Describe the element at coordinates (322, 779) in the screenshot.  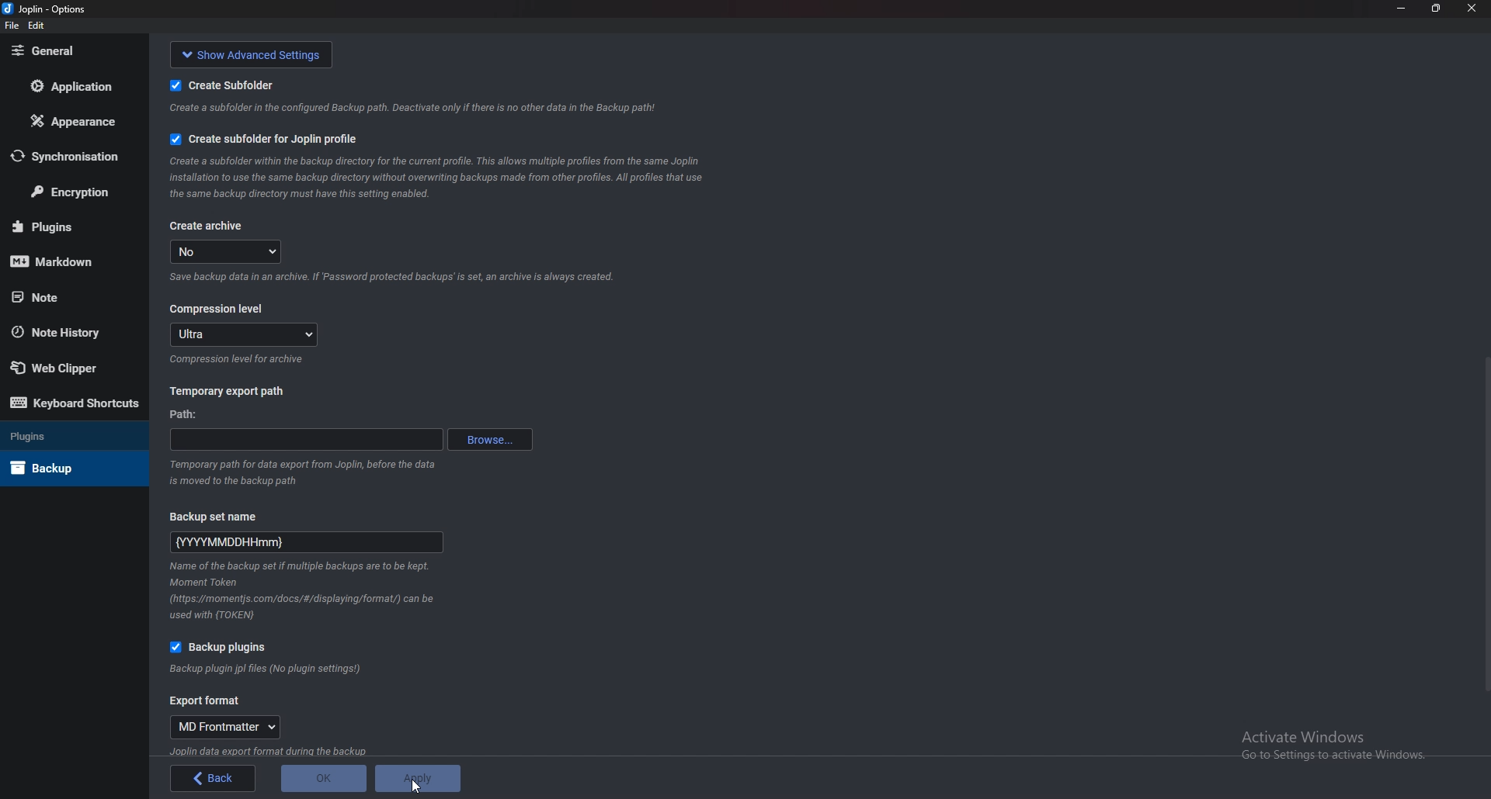
I see `ok` at that location.